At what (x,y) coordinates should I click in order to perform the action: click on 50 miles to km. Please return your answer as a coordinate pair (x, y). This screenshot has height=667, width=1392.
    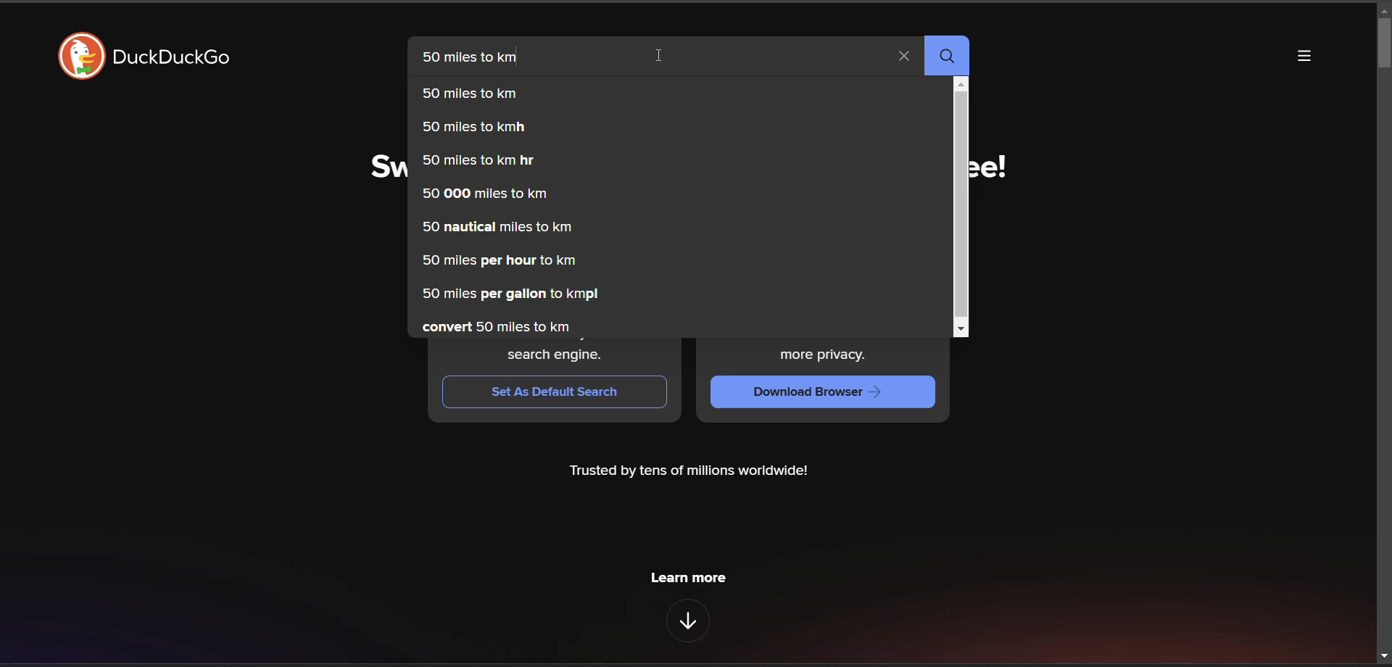
    Looking at the image, I should click on (469, 57).